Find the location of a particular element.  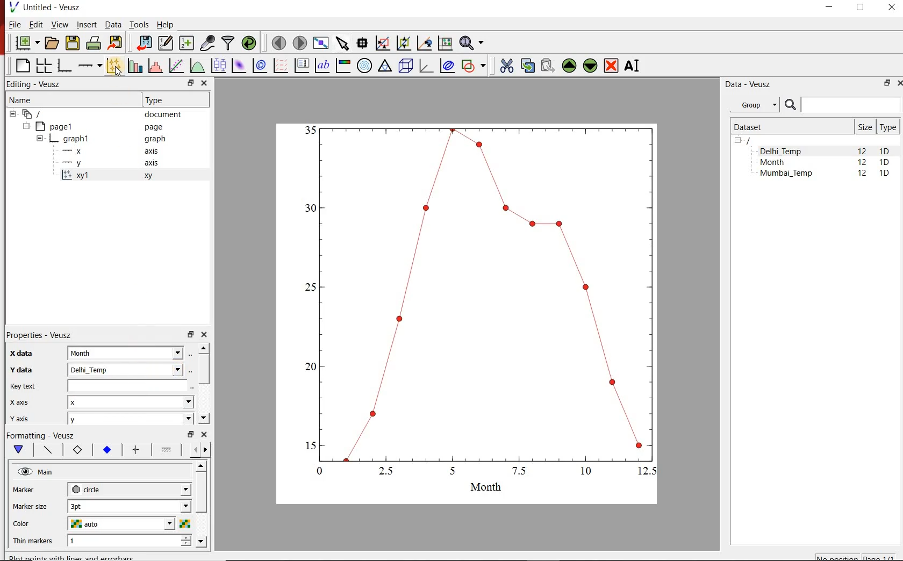

text label is located at coordinates (322, 66).